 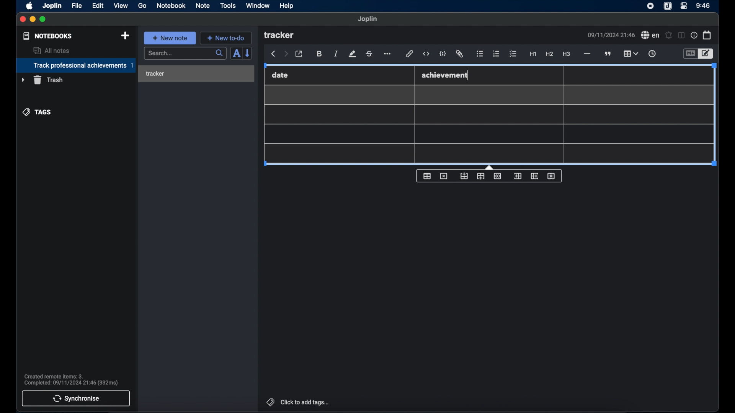 I want to click on joplin, so click(x=368, y=19).